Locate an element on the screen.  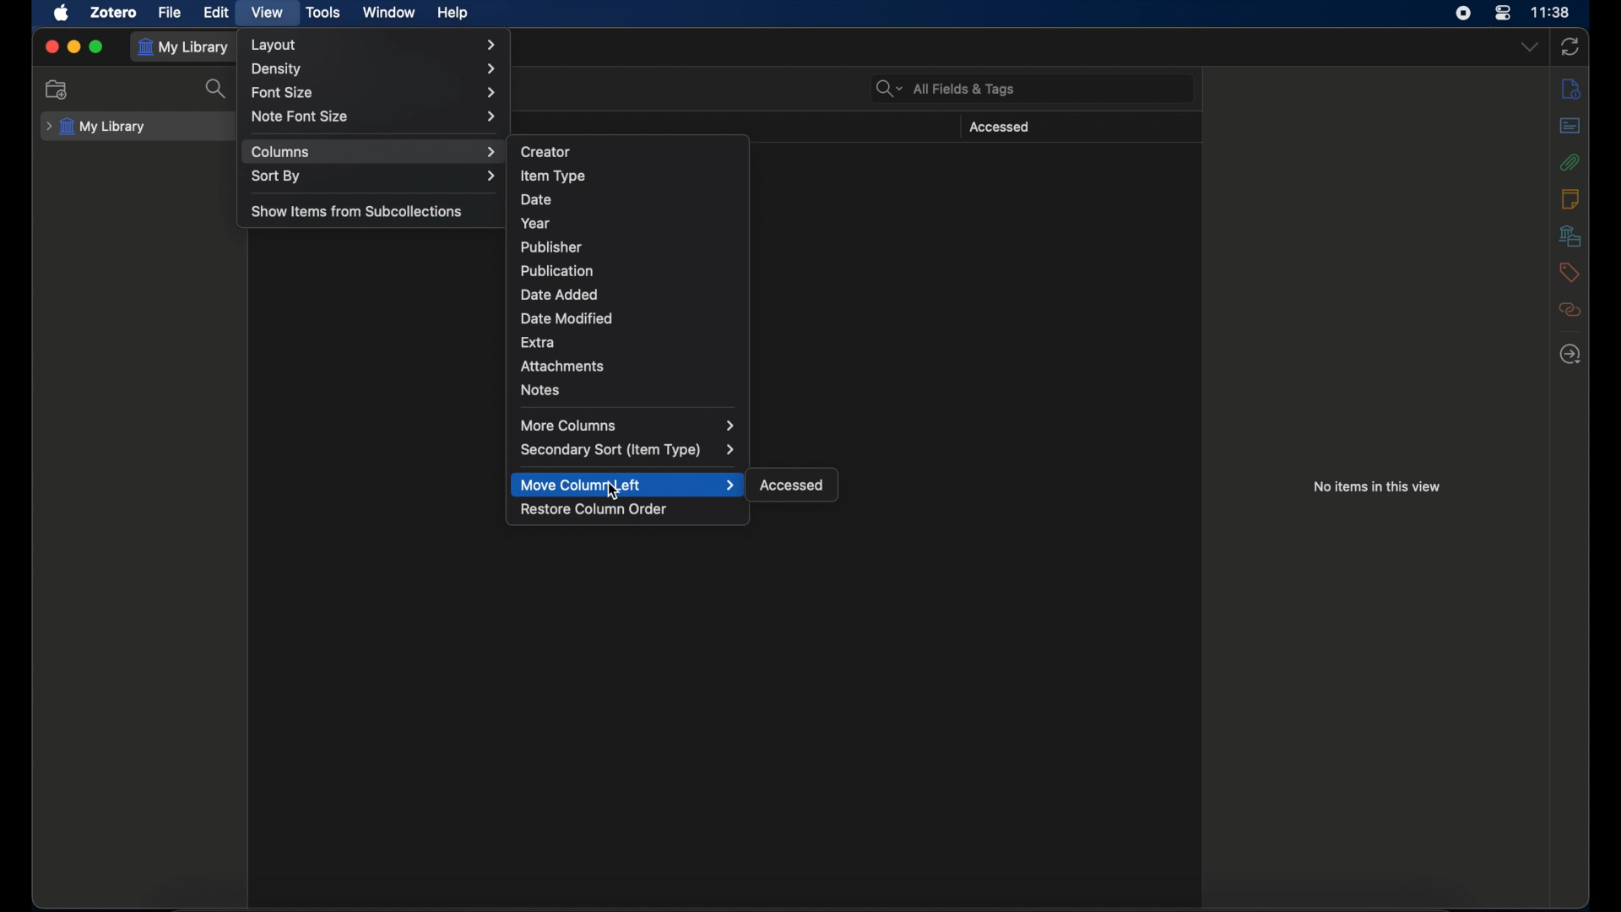
cursor is located at coordinates (613, 491).